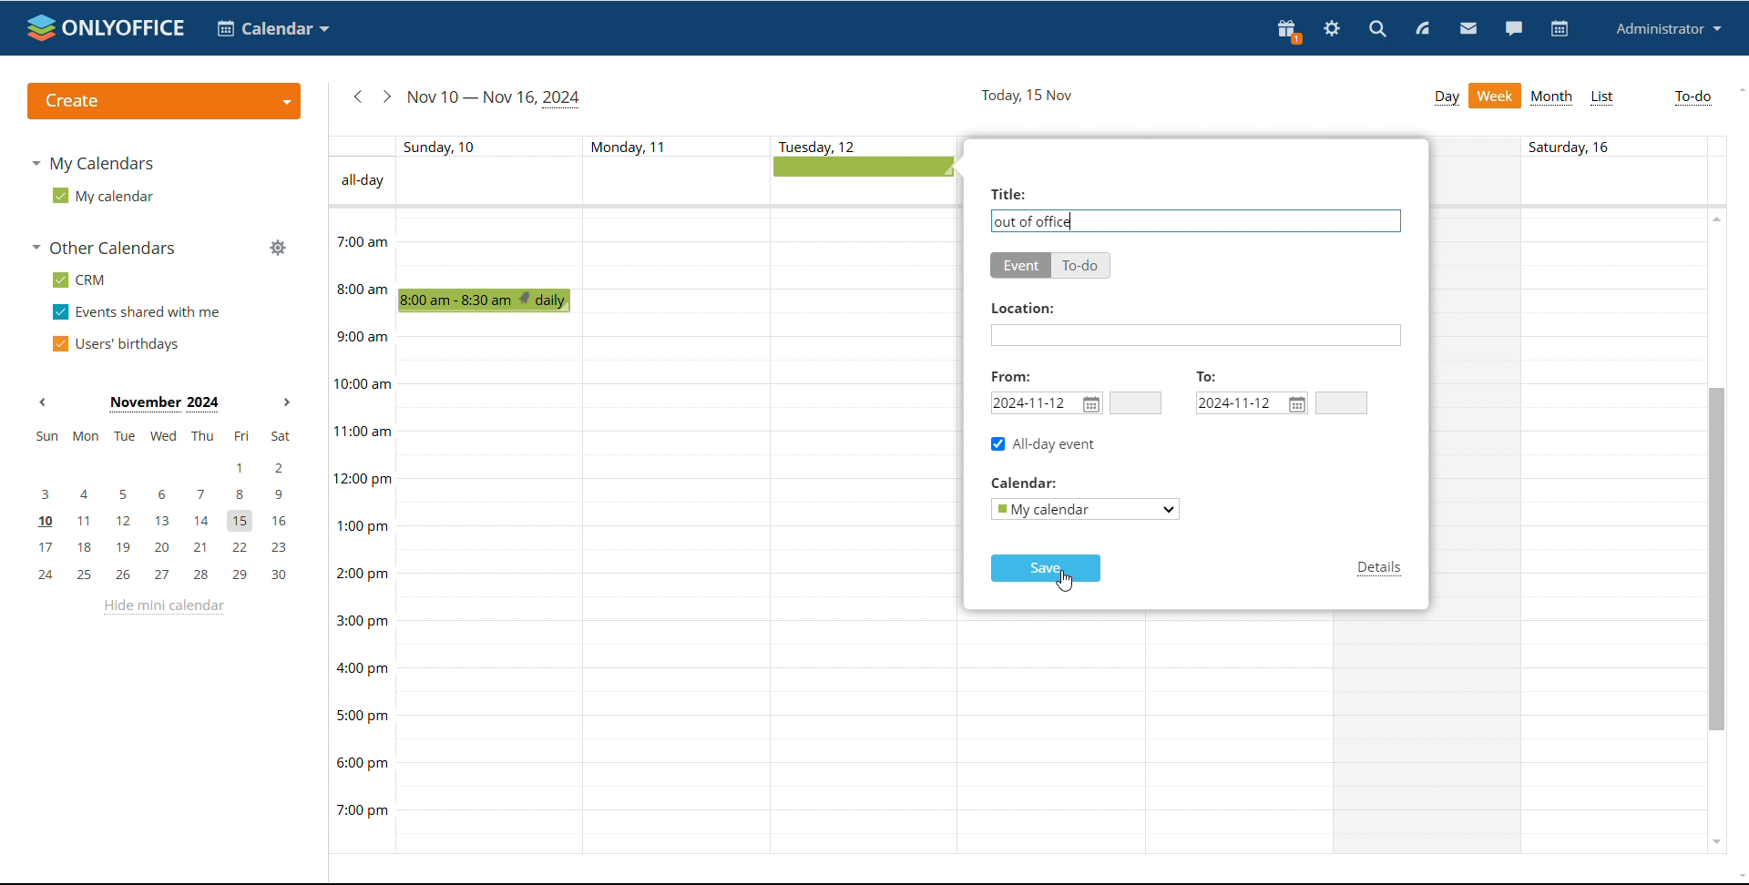 The width and height of the screenshot is (1749, 885). I want to click on start date, so click(1048, 403).